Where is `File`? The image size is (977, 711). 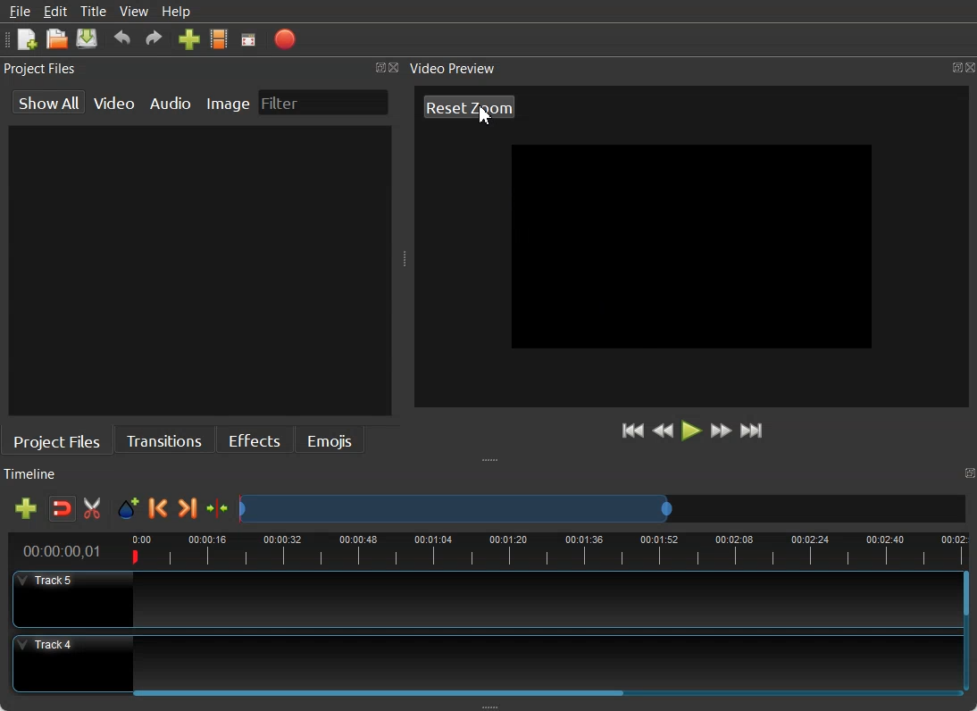 File is located at coordinates (21, 12).